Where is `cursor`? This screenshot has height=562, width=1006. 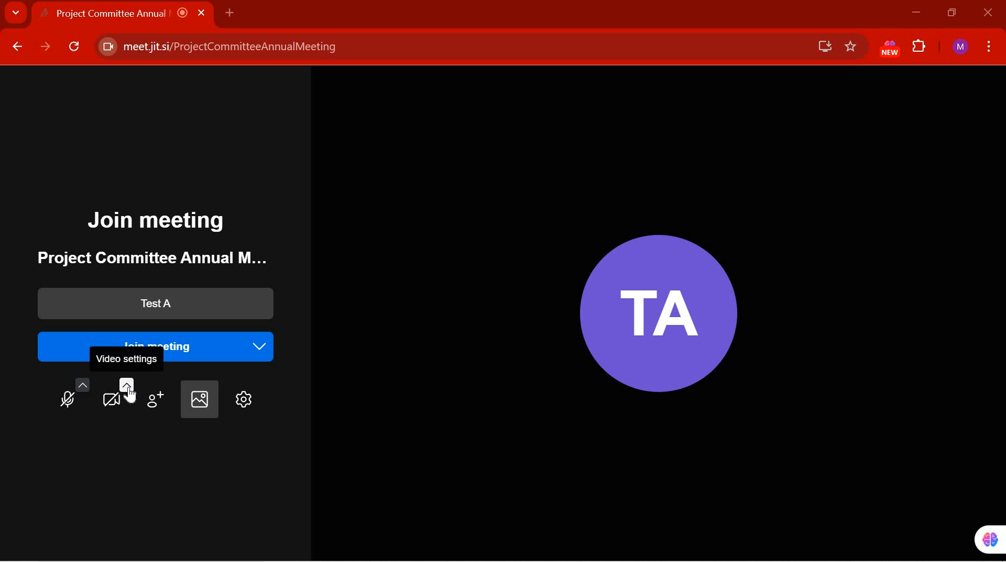
cursor is located at coordinates (131, 394).